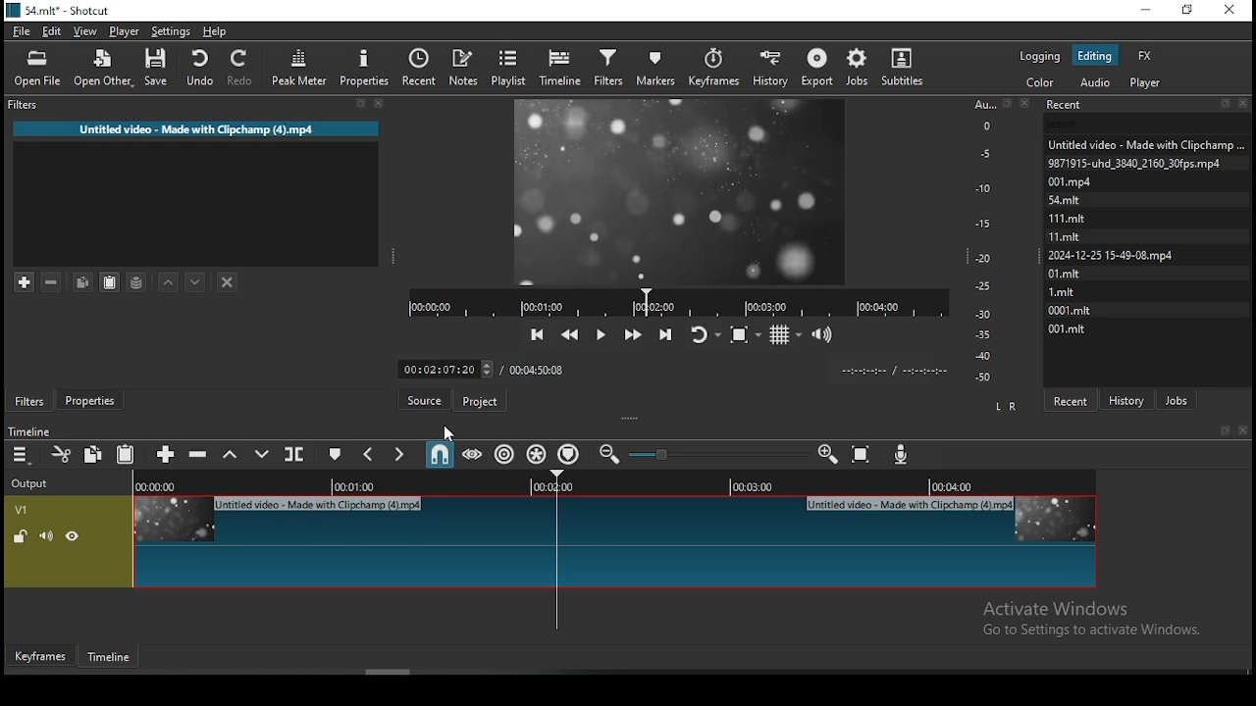 The height and width of the screenshot is (706, 1256). Describe the element at coordinates (1187, 10) in the screenshot. I see `restore` at that location.